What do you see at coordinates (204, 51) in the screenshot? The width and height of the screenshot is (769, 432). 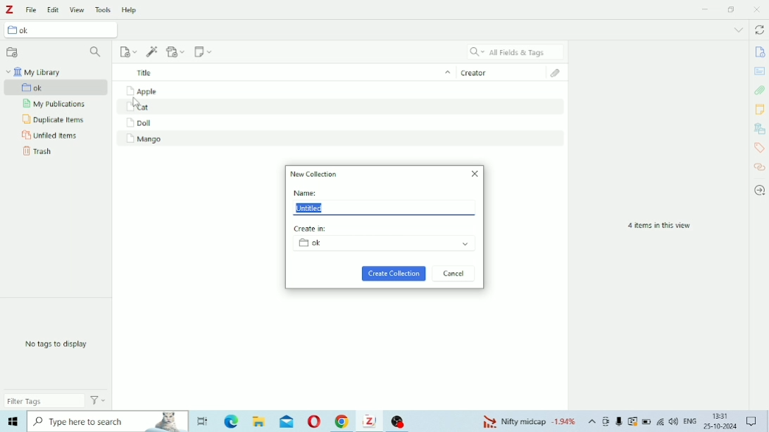 I see `New Note` at bounding box center [204, 51].